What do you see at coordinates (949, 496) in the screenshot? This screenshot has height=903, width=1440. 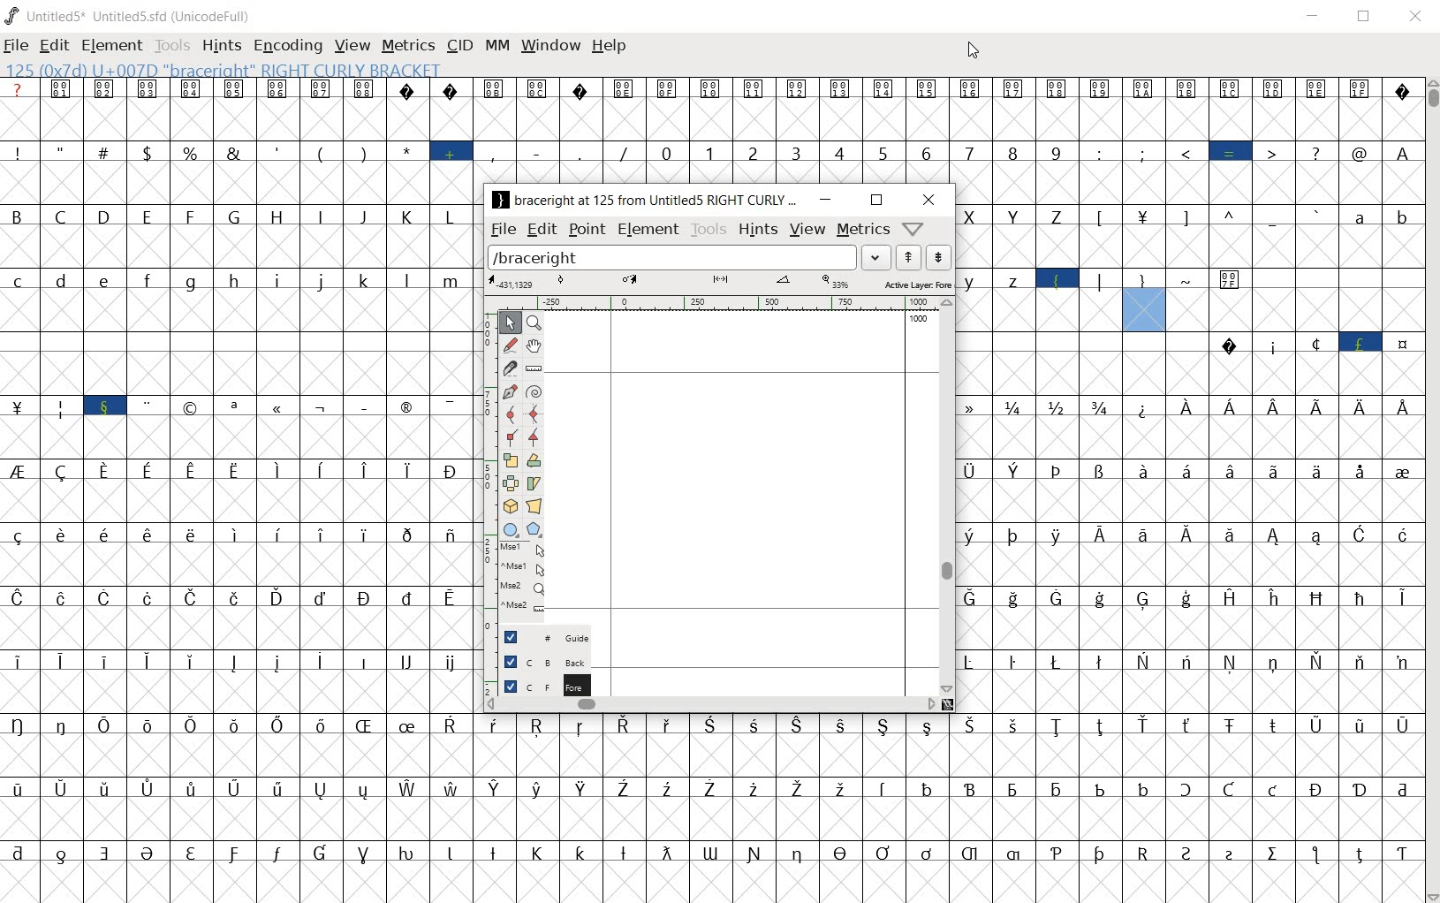 I see `scrollbar` at bounding box center [949, 496].